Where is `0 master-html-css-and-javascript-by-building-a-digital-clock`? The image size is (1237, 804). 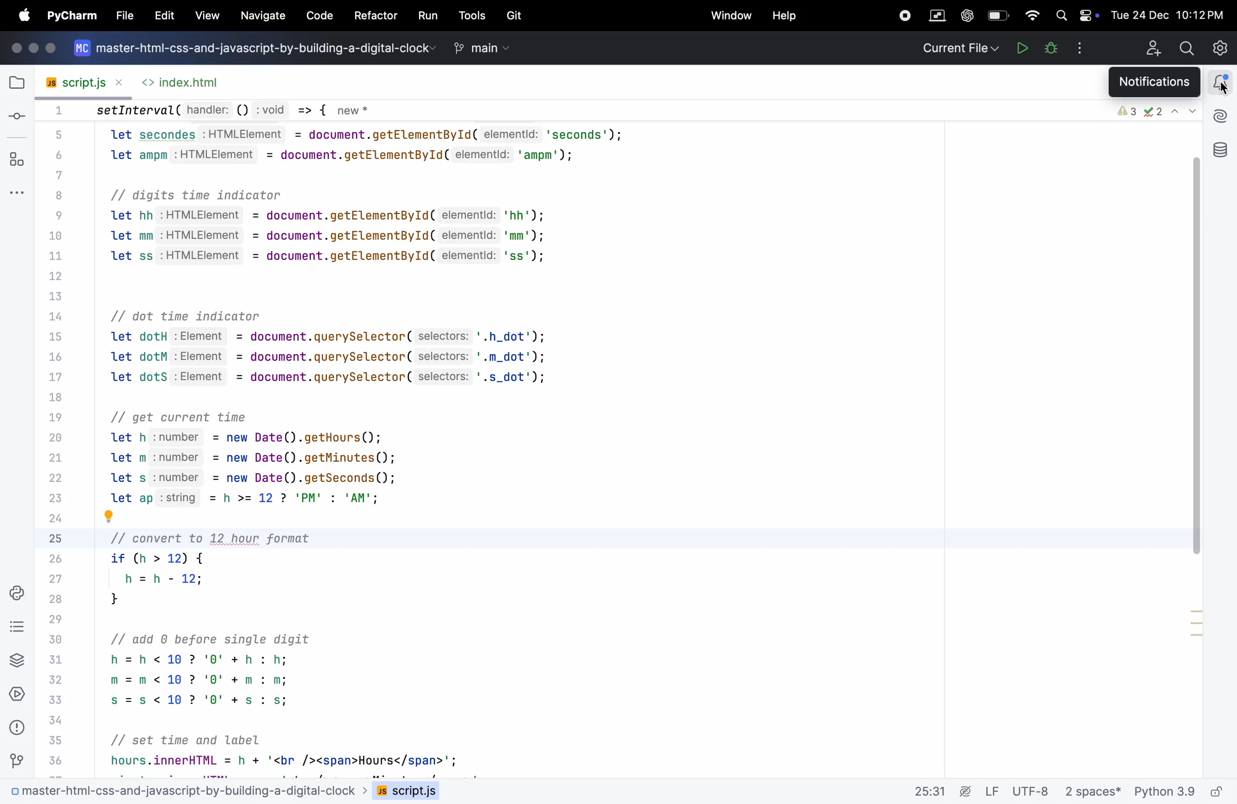
0 master-html-css-and-javascript-by-building-a-digital-clock is located at coordinates (188, 789).